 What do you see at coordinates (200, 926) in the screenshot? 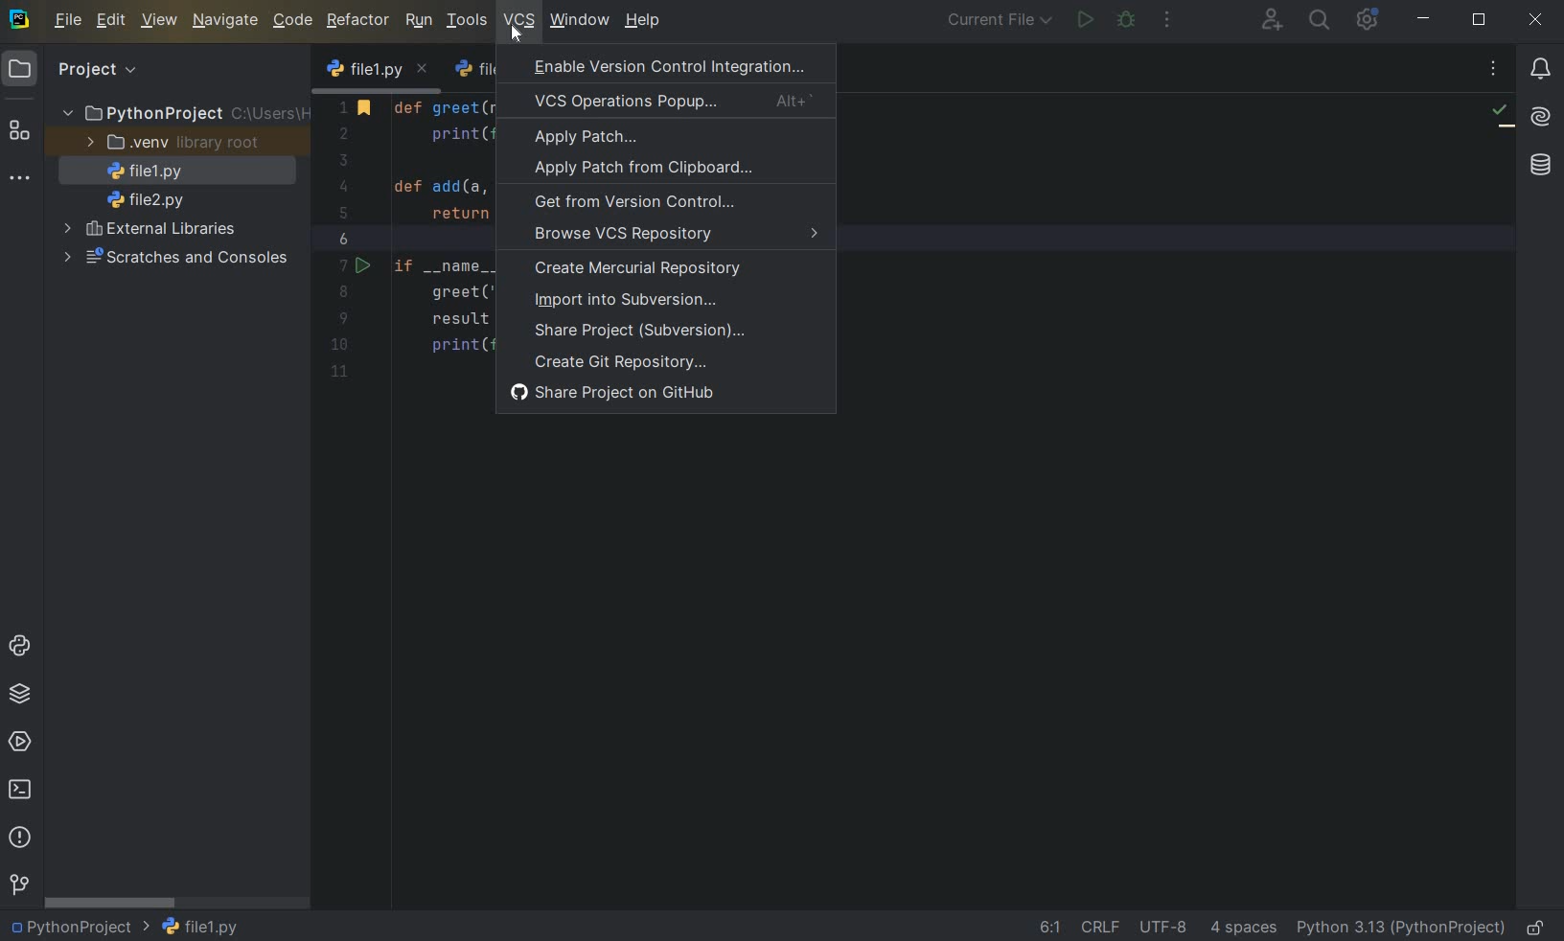
I see `file name 1` at bounding box center [200, 926].